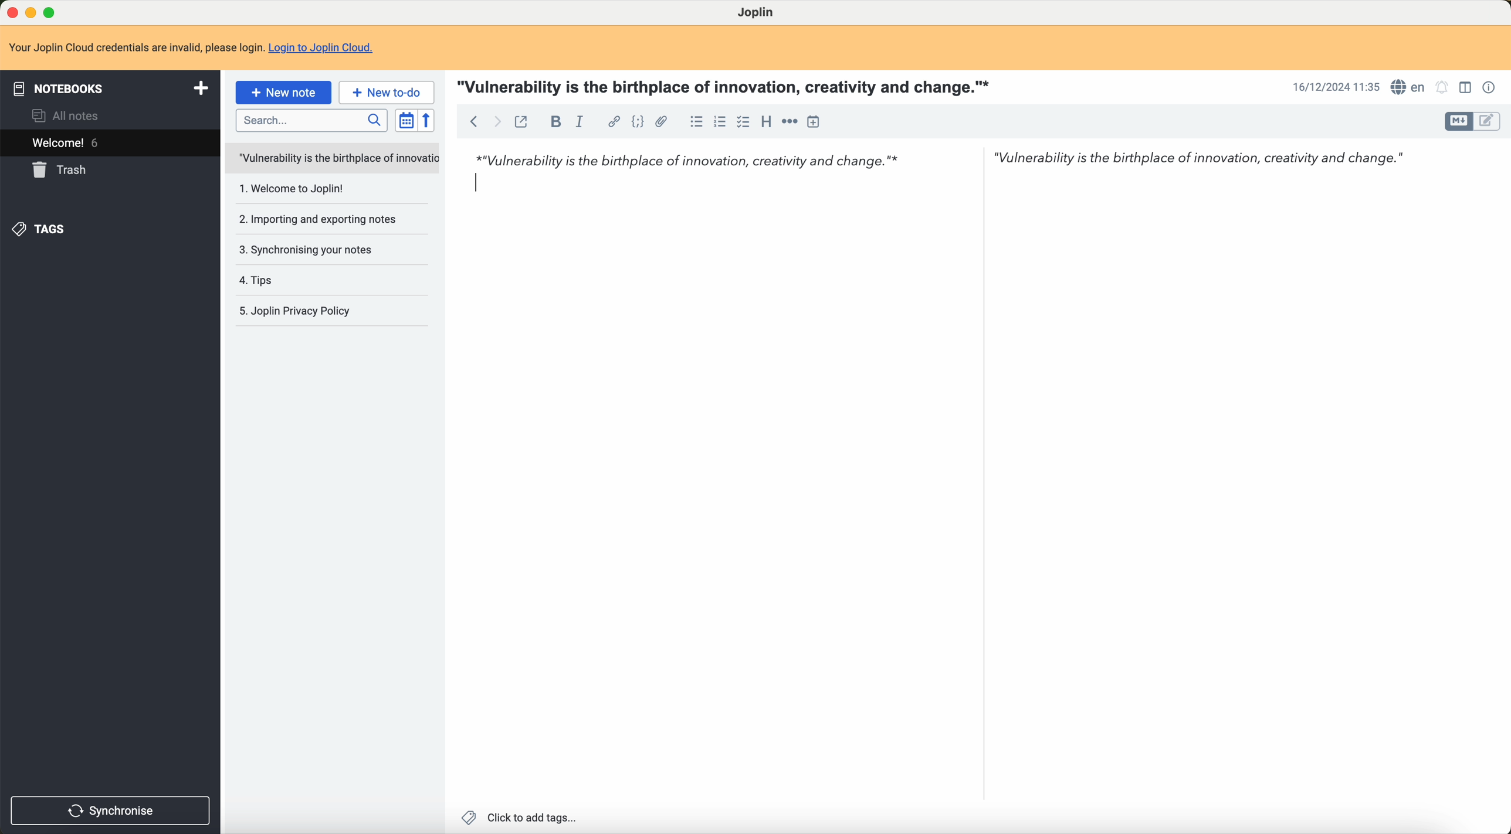  What do you see at coordinates (581, 119) in the screenshot?
I see `italic` at bounding box center [581, 119].